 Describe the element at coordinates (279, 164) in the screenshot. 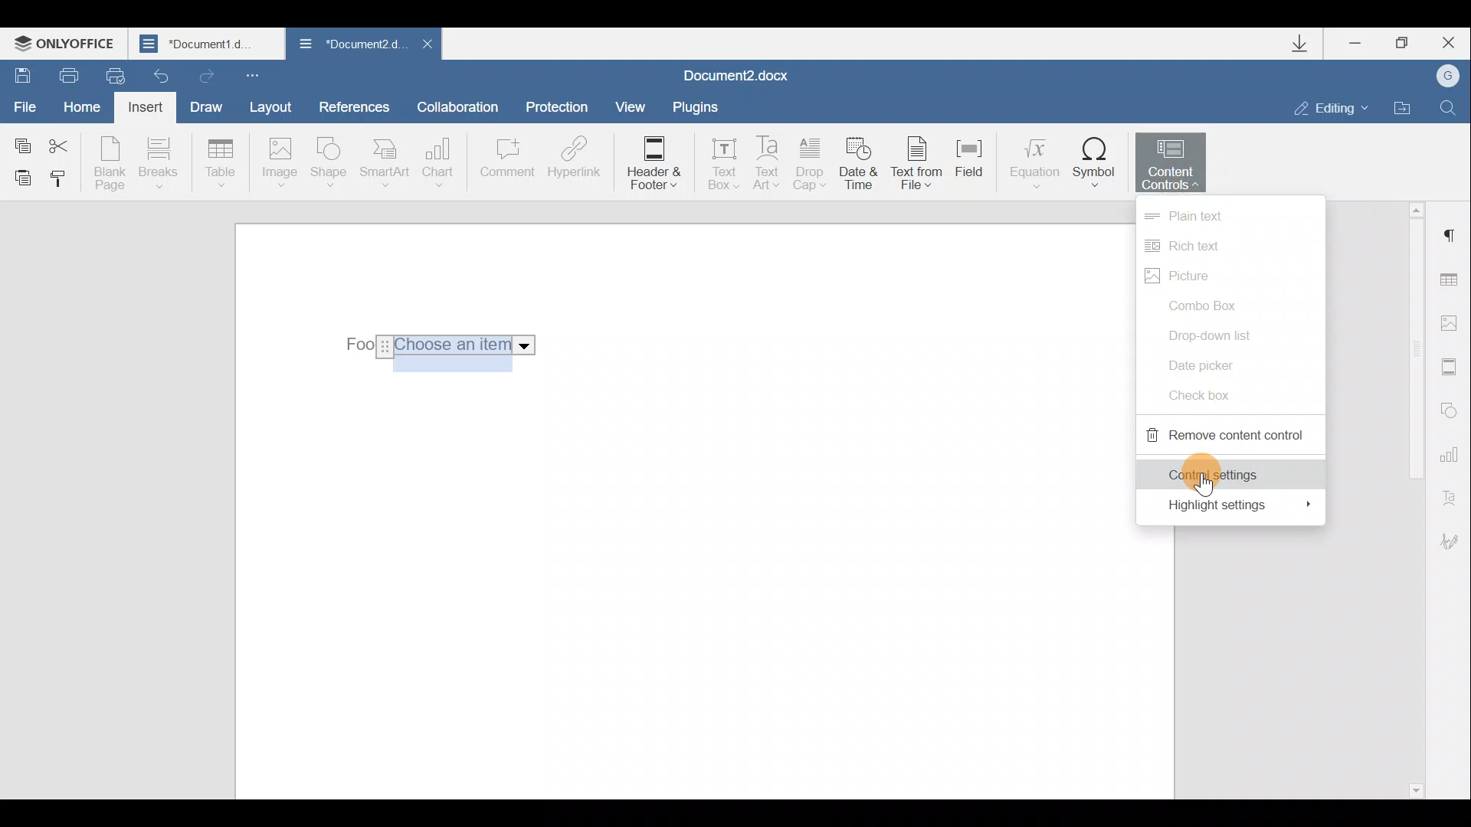

I see `Image` at that location.